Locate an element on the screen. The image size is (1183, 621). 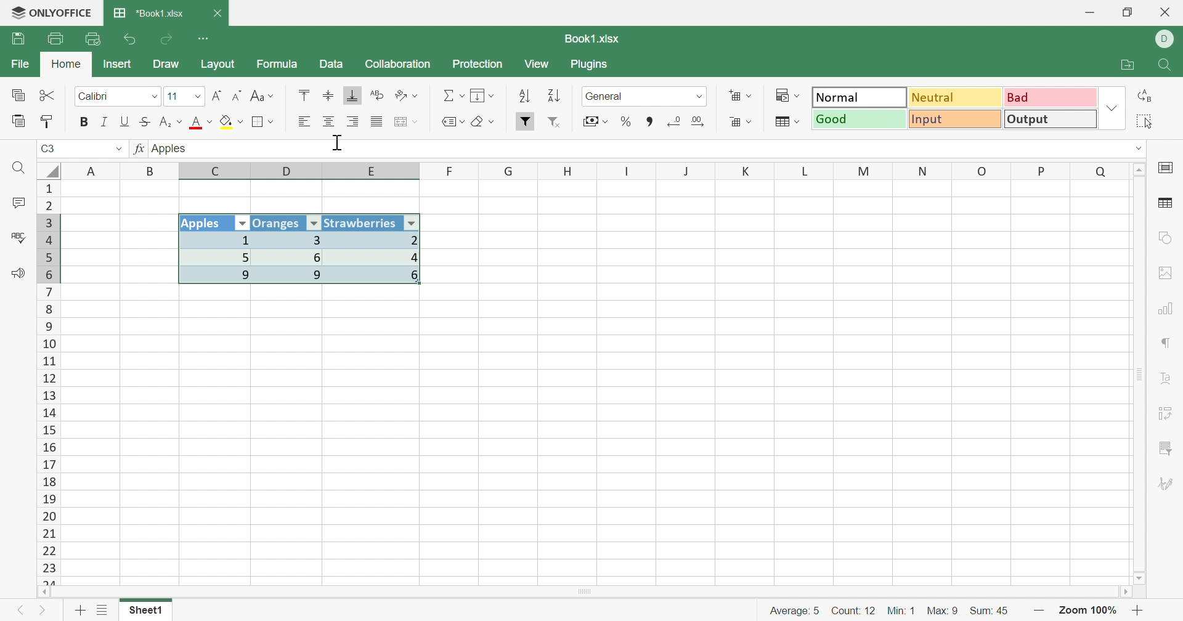
Percentage style is located at coordinates (625, 121).